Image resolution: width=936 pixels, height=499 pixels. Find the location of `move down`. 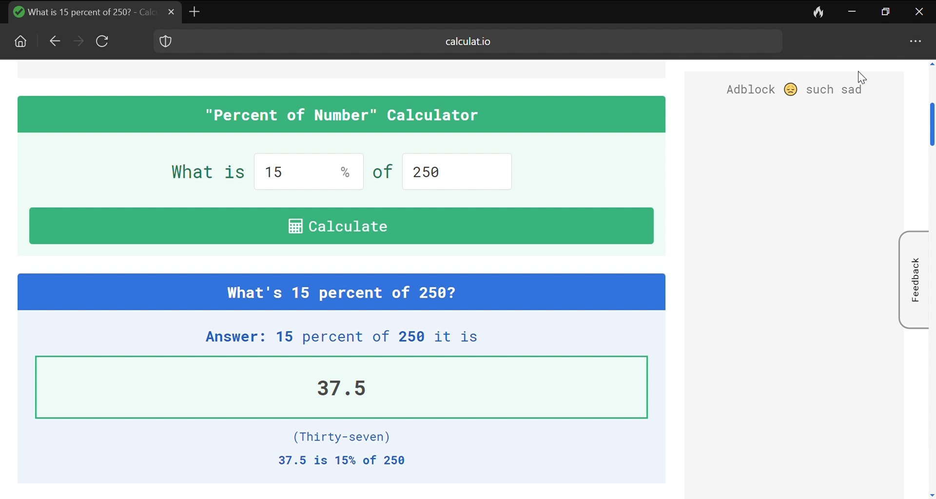

move down is located at coordinates (930, 495).